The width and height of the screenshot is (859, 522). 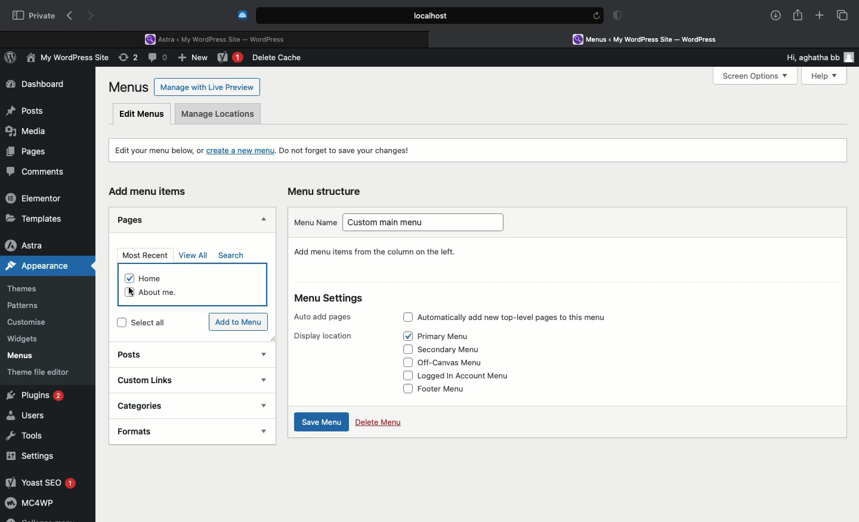 What do you see at coordinates (262, 380) in the screenshot?
I see `show` at bounding box center [262, 380].